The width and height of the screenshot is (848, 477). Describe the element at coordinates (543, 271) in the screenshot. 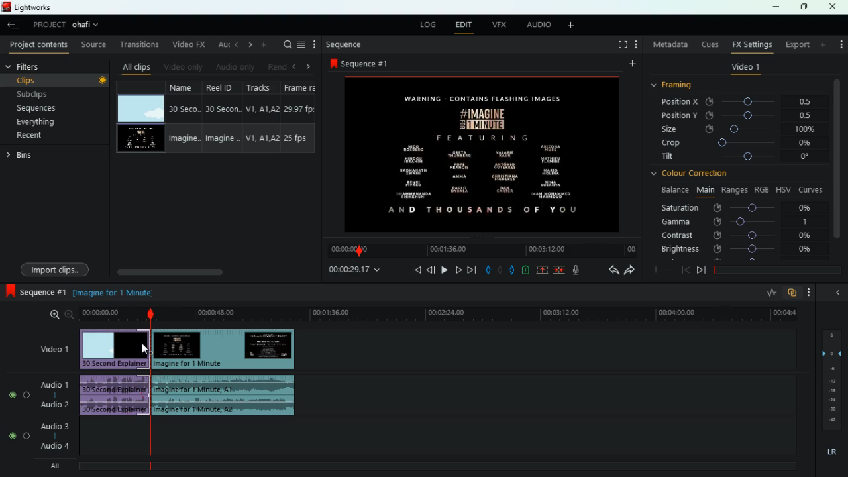

I see `up` at that location.